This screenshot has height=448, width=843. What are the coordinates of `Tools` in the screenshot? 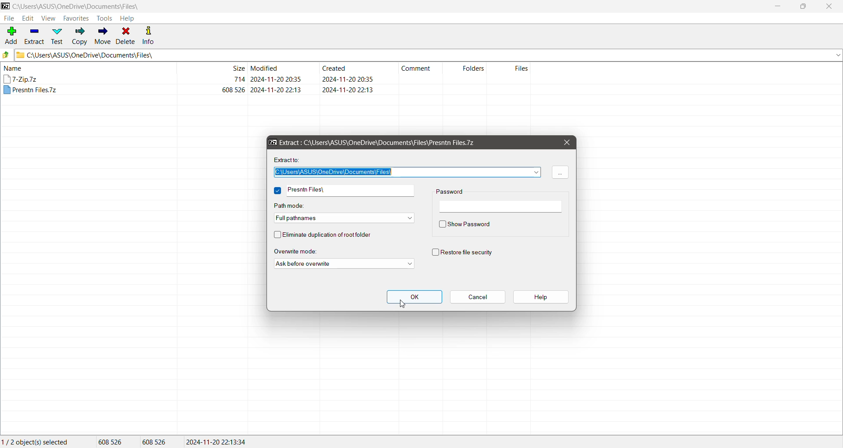 It's located at (104, 18).